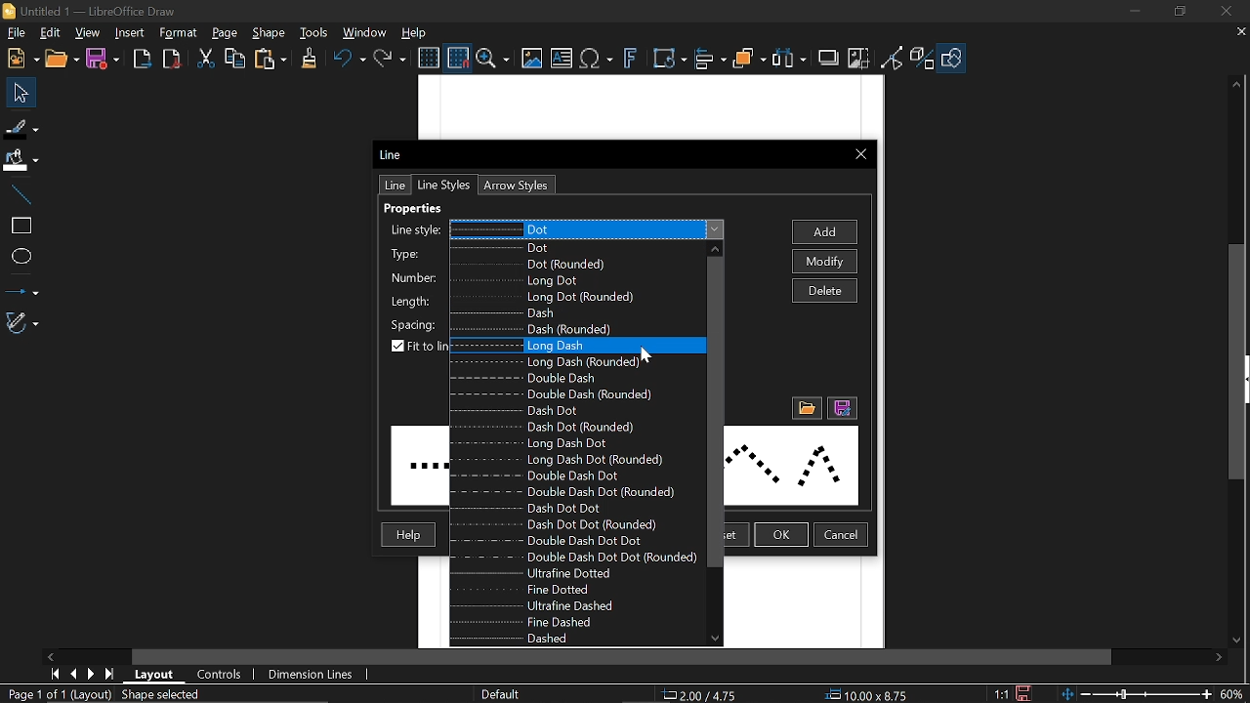 This screenshot has height=703, width=1250. What do you see at coordinates (575, 460) in the screenshot?
I see `Long dash dot (rounded)` at bounding box center [575, 460].